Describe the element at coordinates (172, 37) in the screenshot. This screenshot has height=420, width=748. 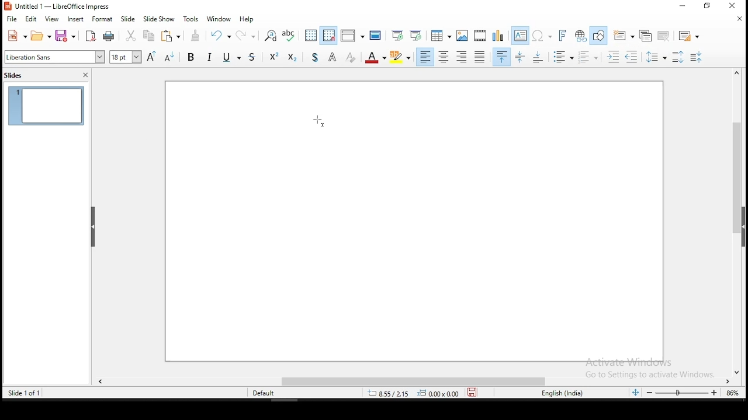
I see `paste` at that location.